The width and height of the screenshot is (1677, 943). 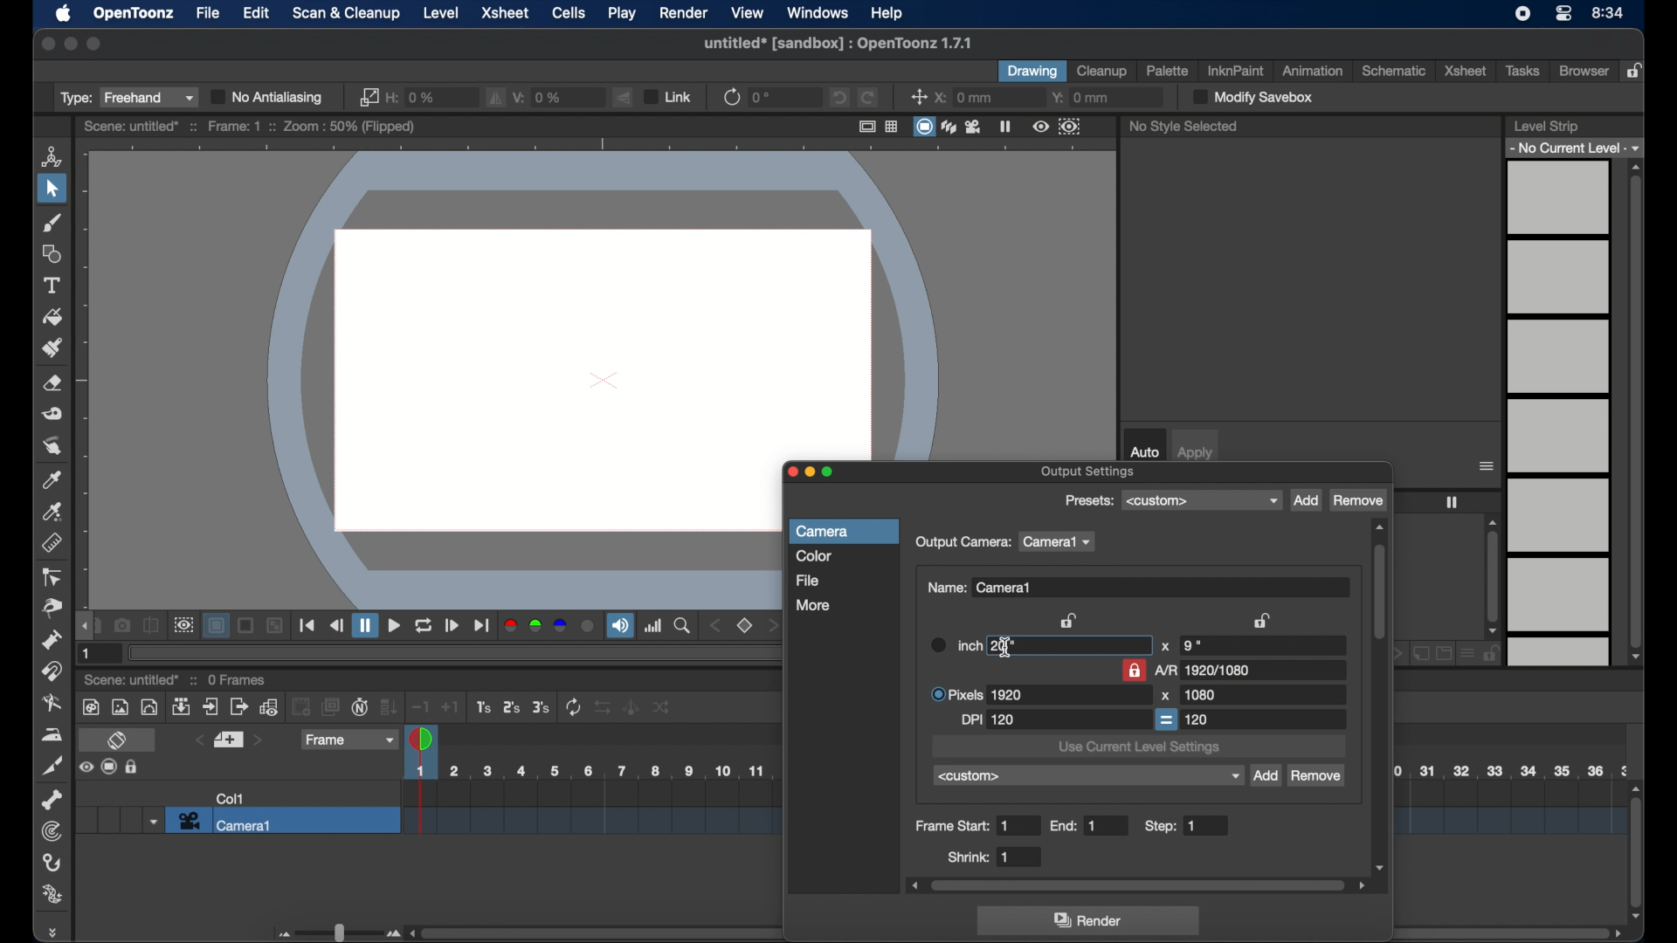 What do you see at coordinates (183, 707) in the screenshot?
I see `` at bounding box center [183, 707].